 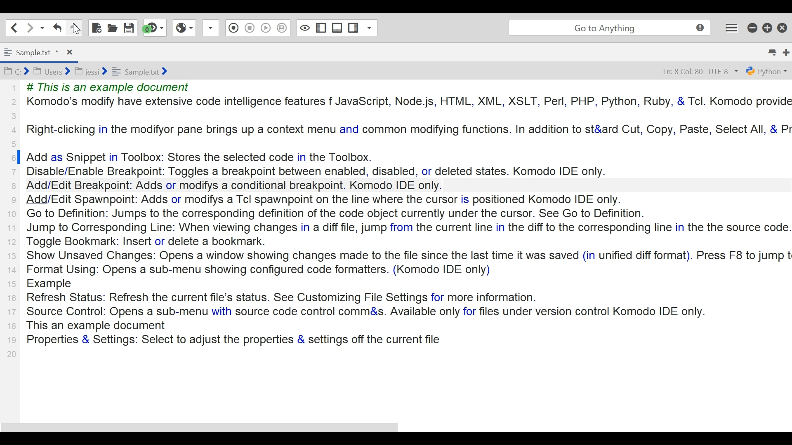 I want to click on Show/Hide Bottom Pane, so click(x=337, y=28).